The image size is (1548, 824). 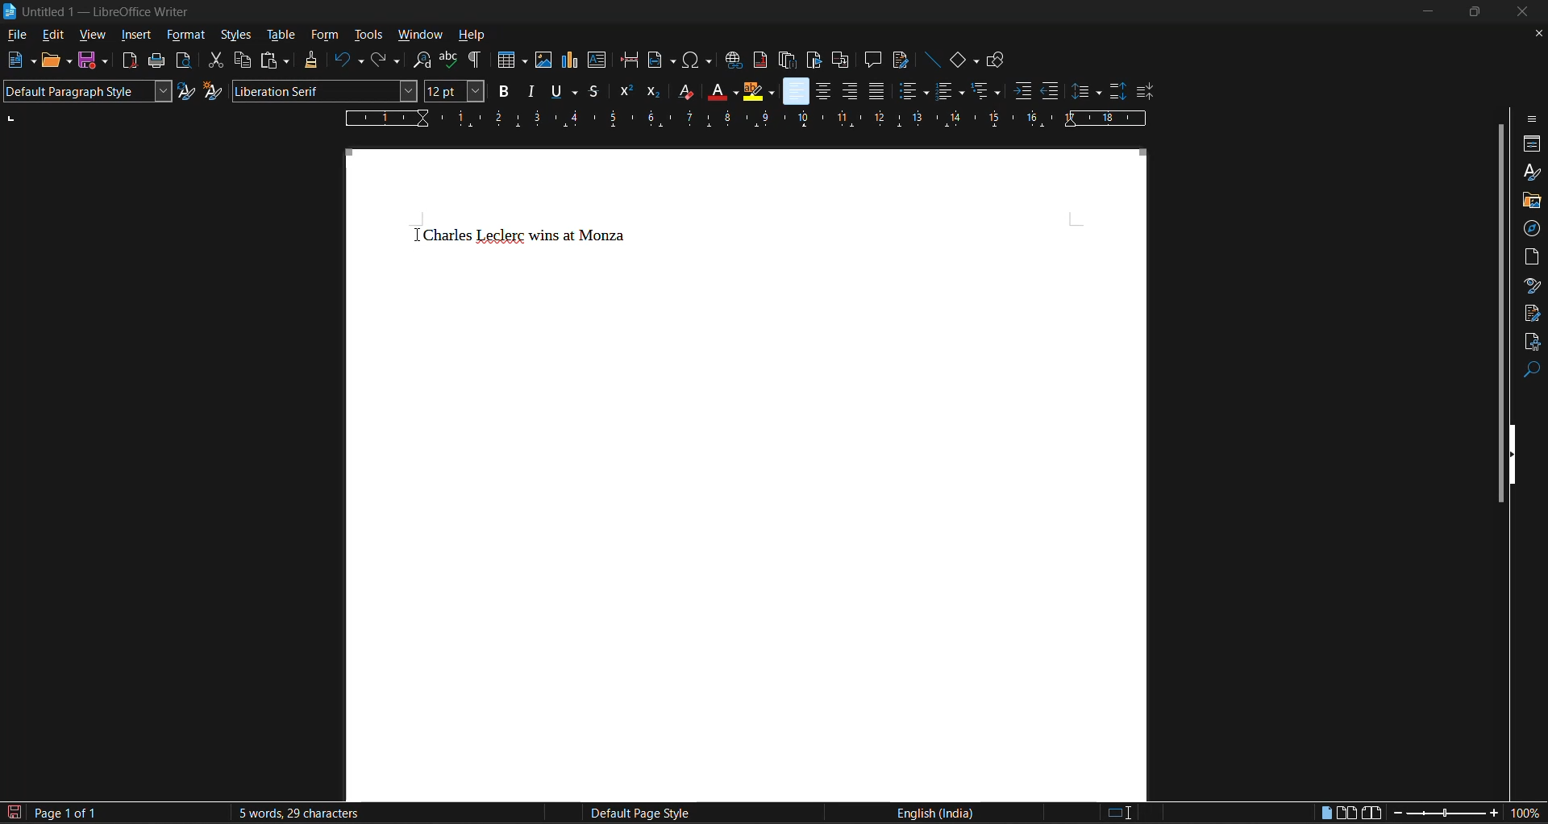 I want to click on character highlighting yellow, so click(x=759, y=92).